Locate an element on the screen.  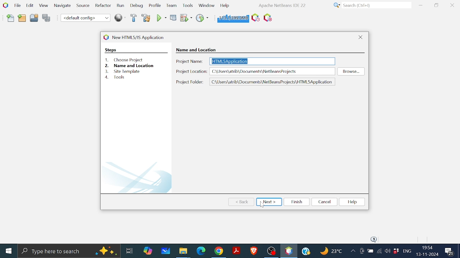
window is located at coordinates (206, 5).